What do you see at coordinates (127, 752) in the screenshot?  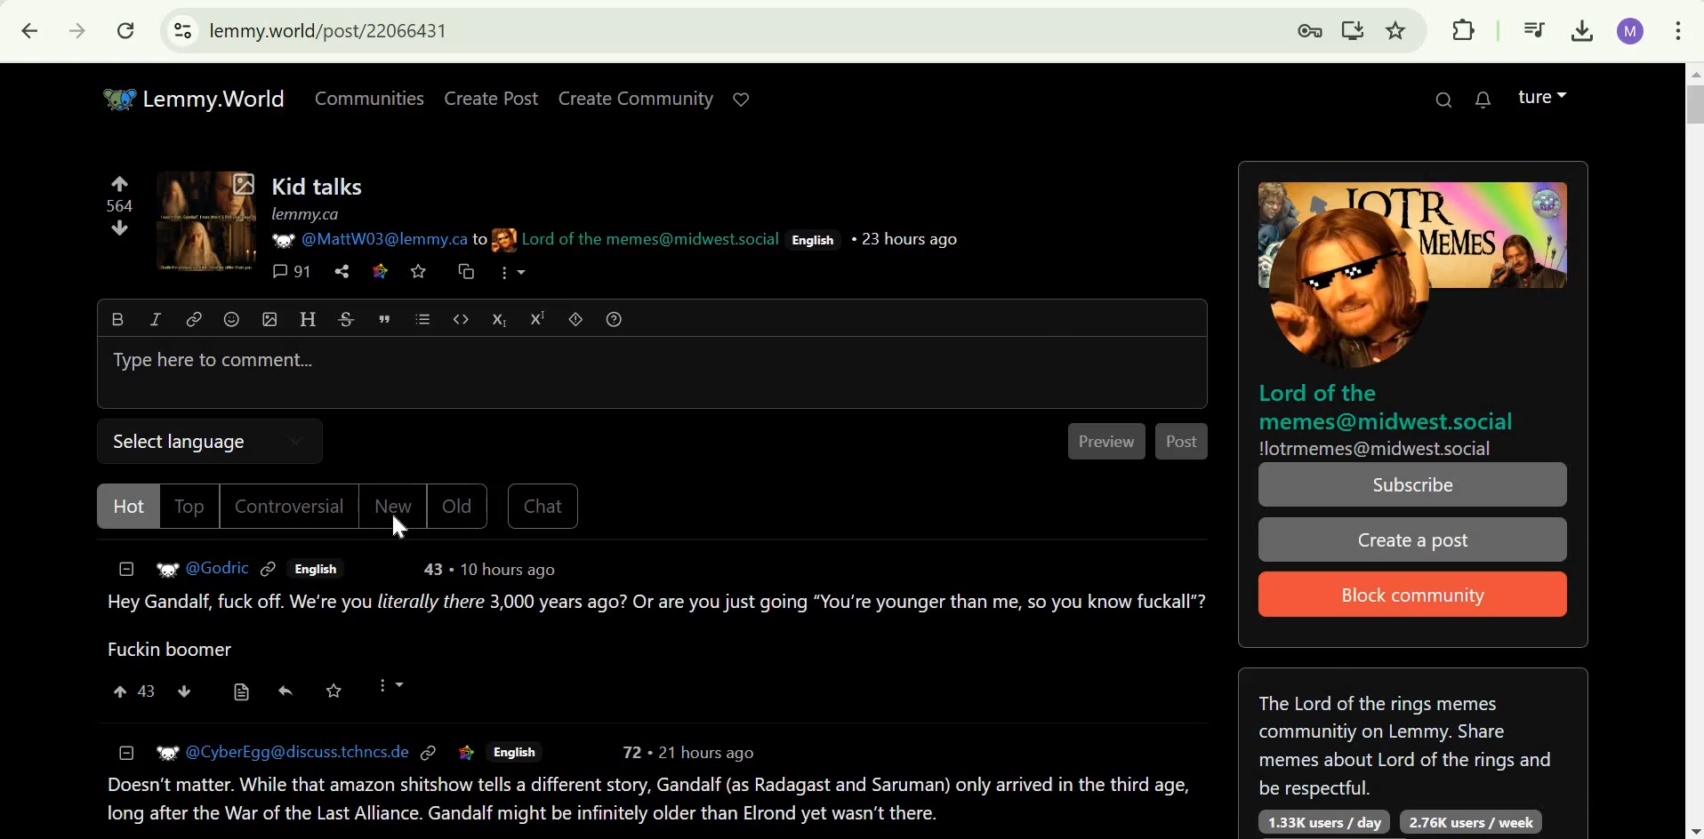 I see `collapse` at bounding box center [127, 752].